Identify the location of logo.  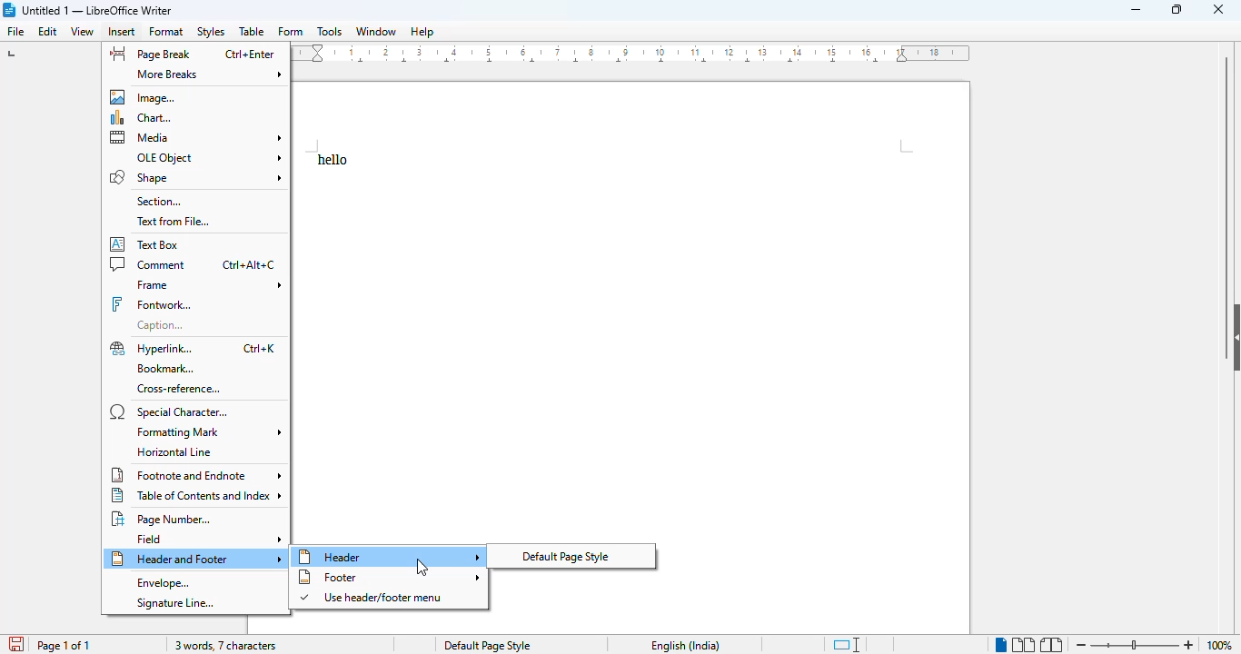
(8, 10).